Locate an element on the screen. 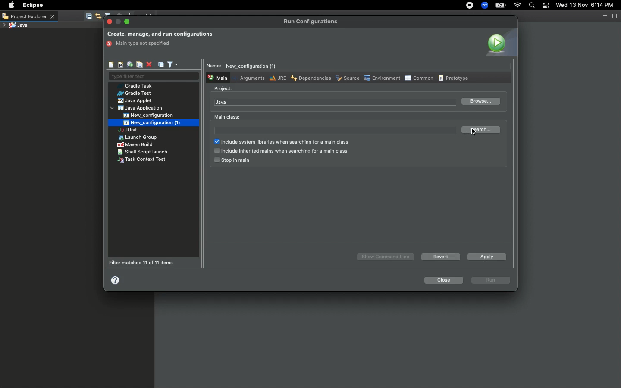 The image size is (621, 388). Search... is located at coordinates (483, 130).